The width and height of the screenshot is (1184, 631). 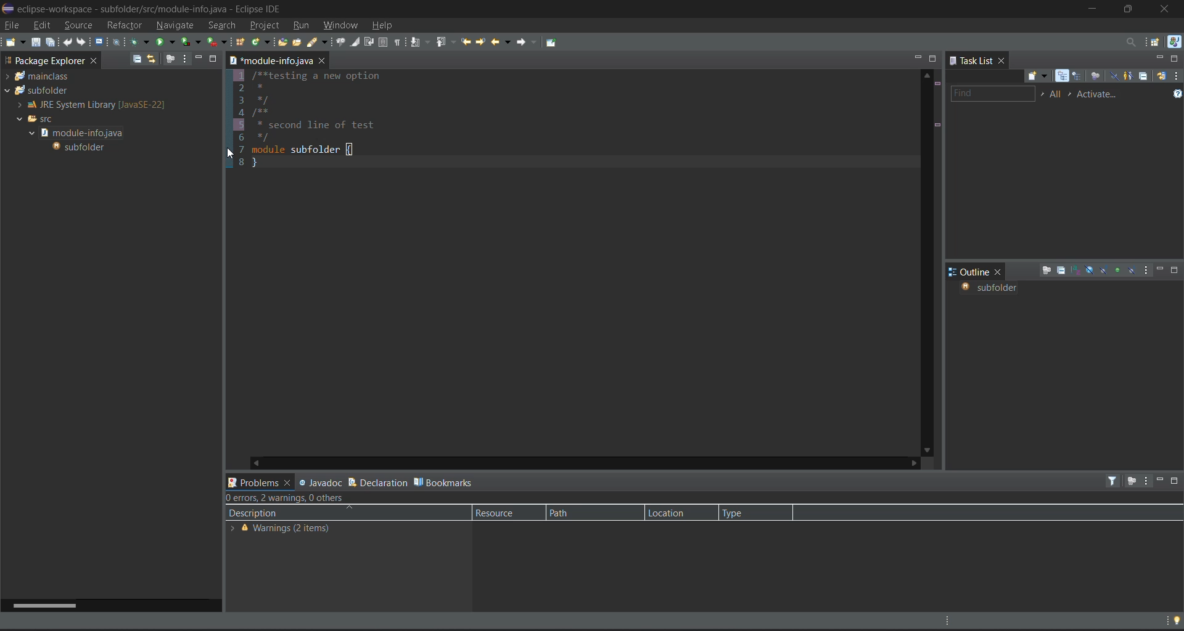 What do you see at coordinates (1079, 76) in the screenshot?
I see `scheduled ` at bounding box center [1079, 76].